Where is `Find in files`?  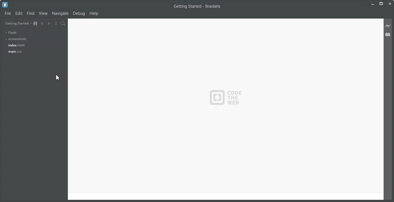 Find in files is located at coordinates (63, 23).